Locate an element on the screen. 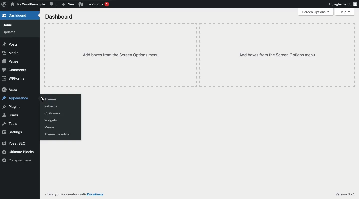 The image size is (359, 199). Add boxes from the screen options menu is located at coordinates (121, 55).